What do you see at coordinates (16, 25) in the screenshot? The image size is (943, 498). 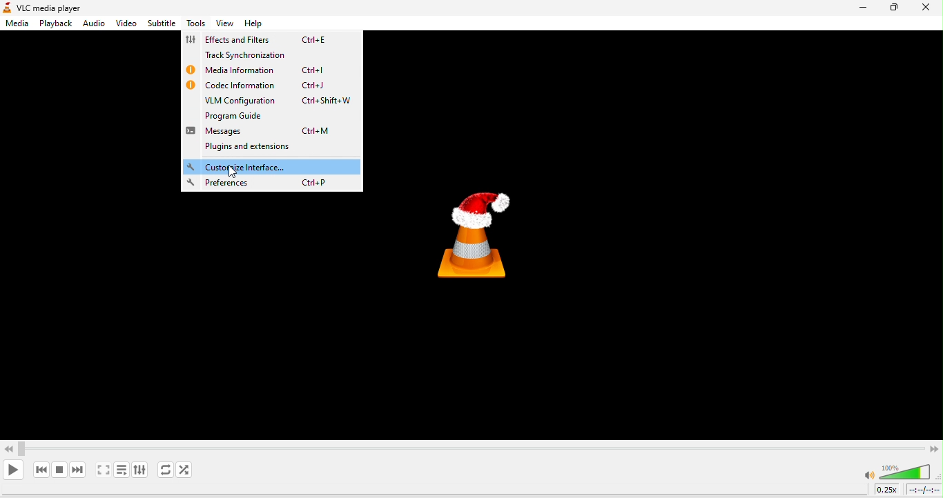 I see `media` at bounding box center [16, 25].